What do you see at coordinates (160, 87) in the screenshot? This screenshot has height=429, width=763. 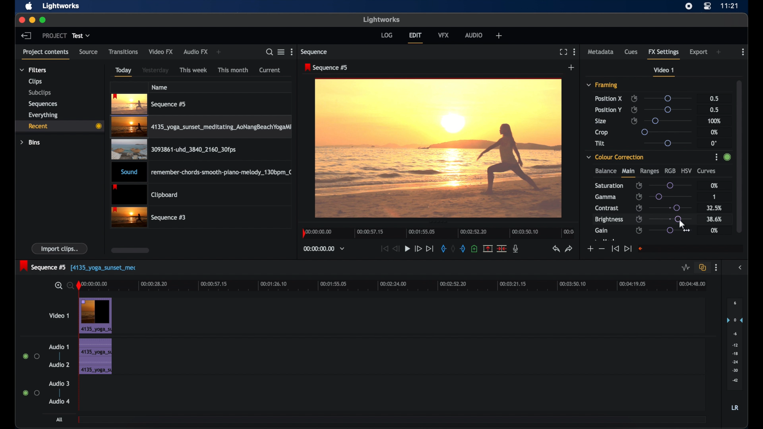 I see `name` at bounding box center [160, 87].